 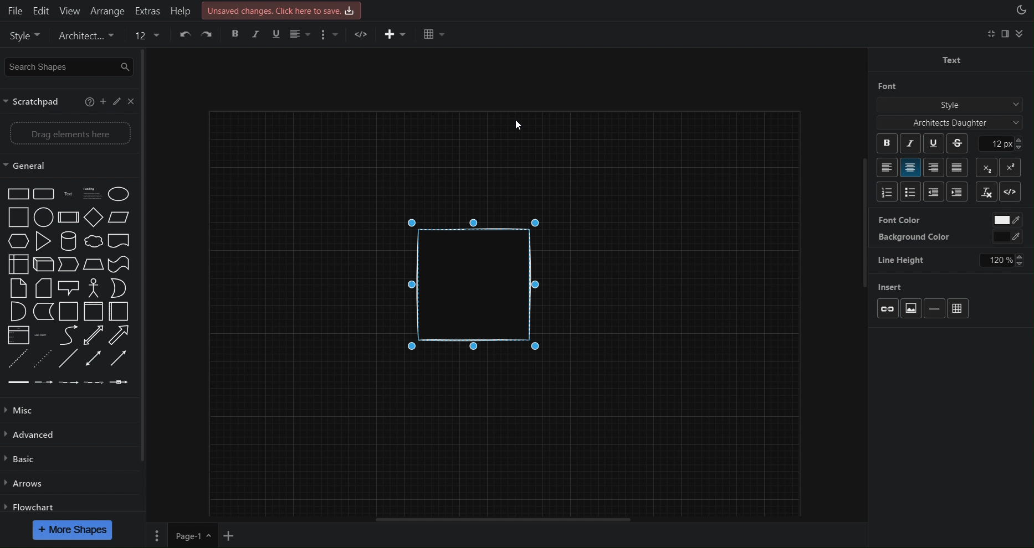 I want to click on Grid, so click(x=961, y=306).